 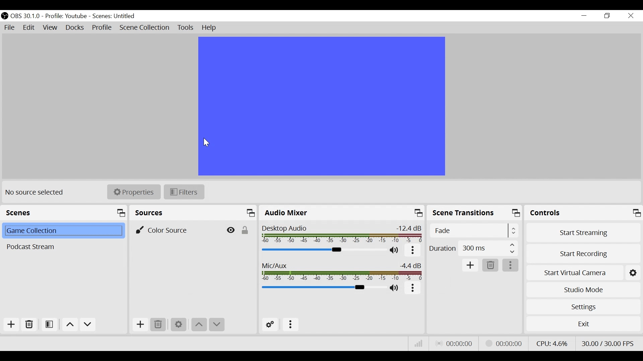 What do you see at coordinates (140, 325) in the screenshot?
I see `Add ` at bounding box center [140, 325].